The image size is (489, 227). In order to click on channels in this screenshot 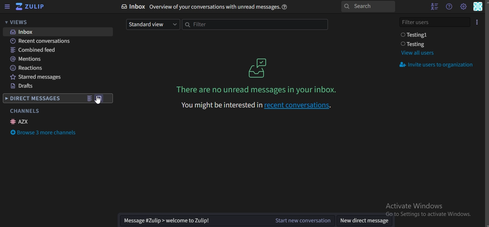, I will do `click(24, 111)`.